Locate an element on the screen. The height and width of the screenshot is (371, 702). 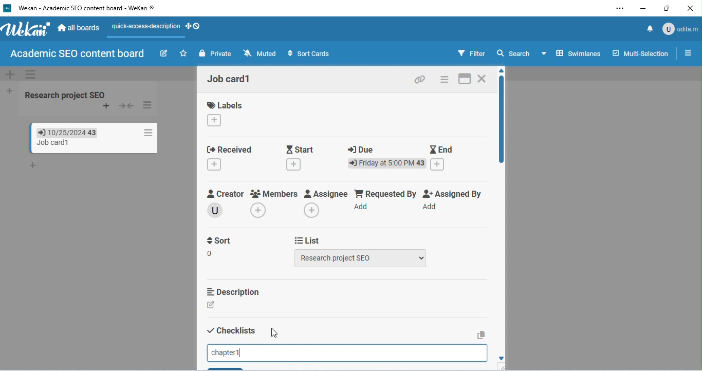
add card to bottom of list is located at coordinates (34, 166).